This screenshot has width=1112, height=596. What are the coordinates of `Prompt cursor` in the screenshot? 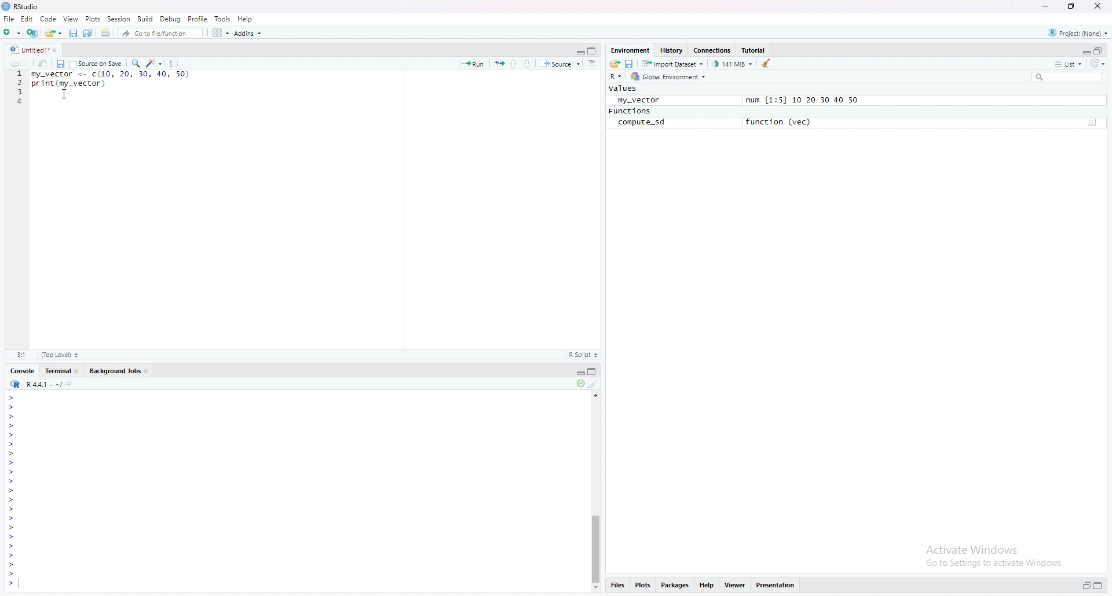 It's located at (12, 565).